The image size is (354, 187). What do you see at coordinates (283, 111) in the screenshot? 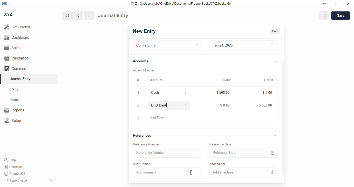
I see `vertical scroll bar` at bounding box center [283, 111].